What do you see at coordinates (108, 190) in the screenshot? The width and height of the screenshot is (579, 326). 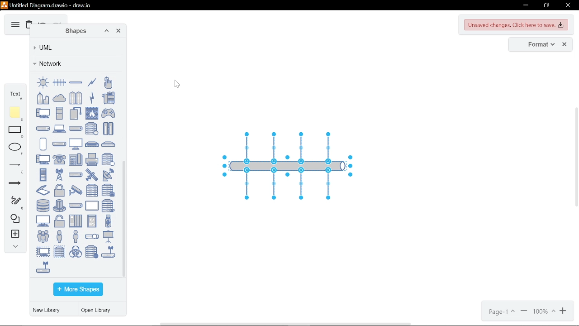 I see `server storage` at bounding box center [108, 190].